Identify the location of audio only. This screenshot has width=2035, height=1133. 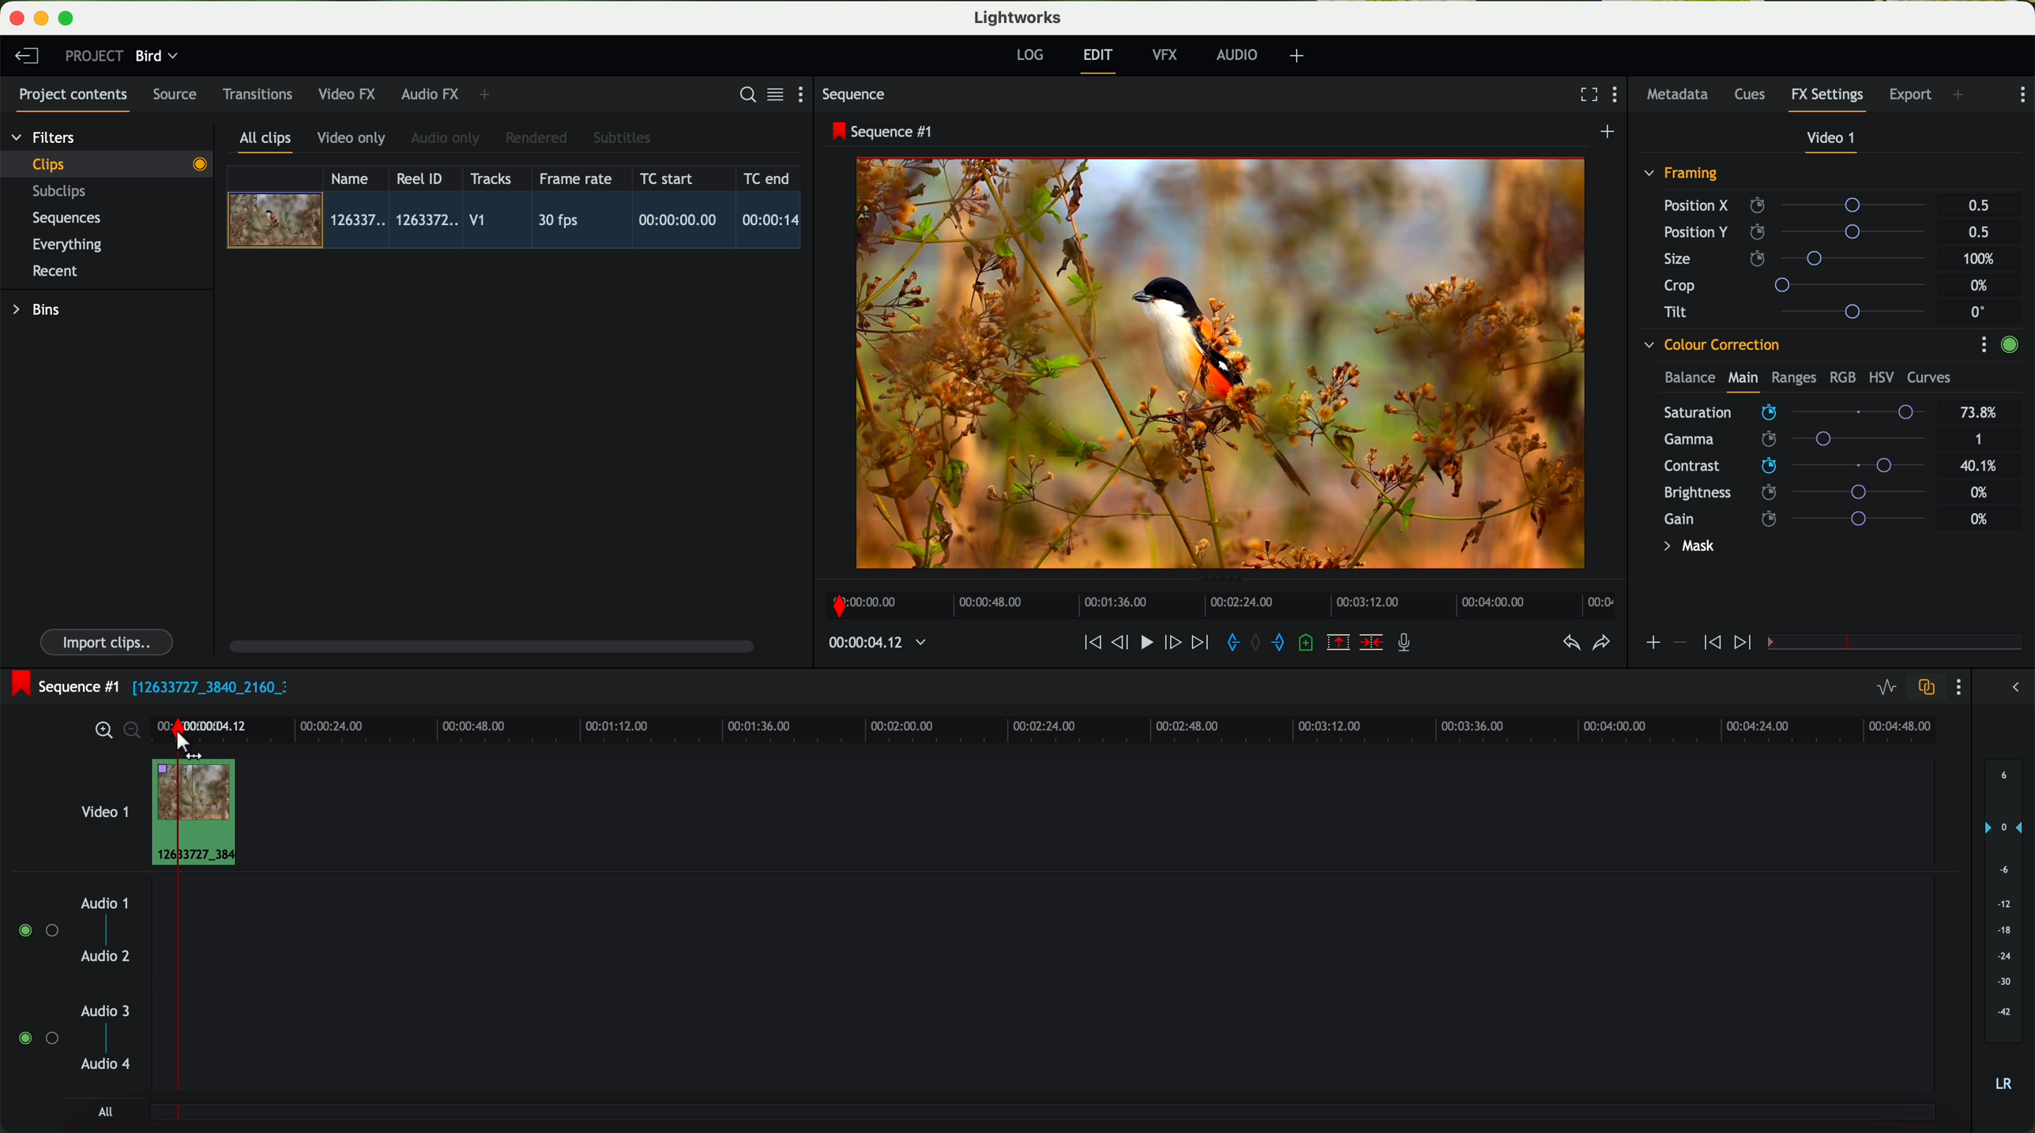
(446, 138).